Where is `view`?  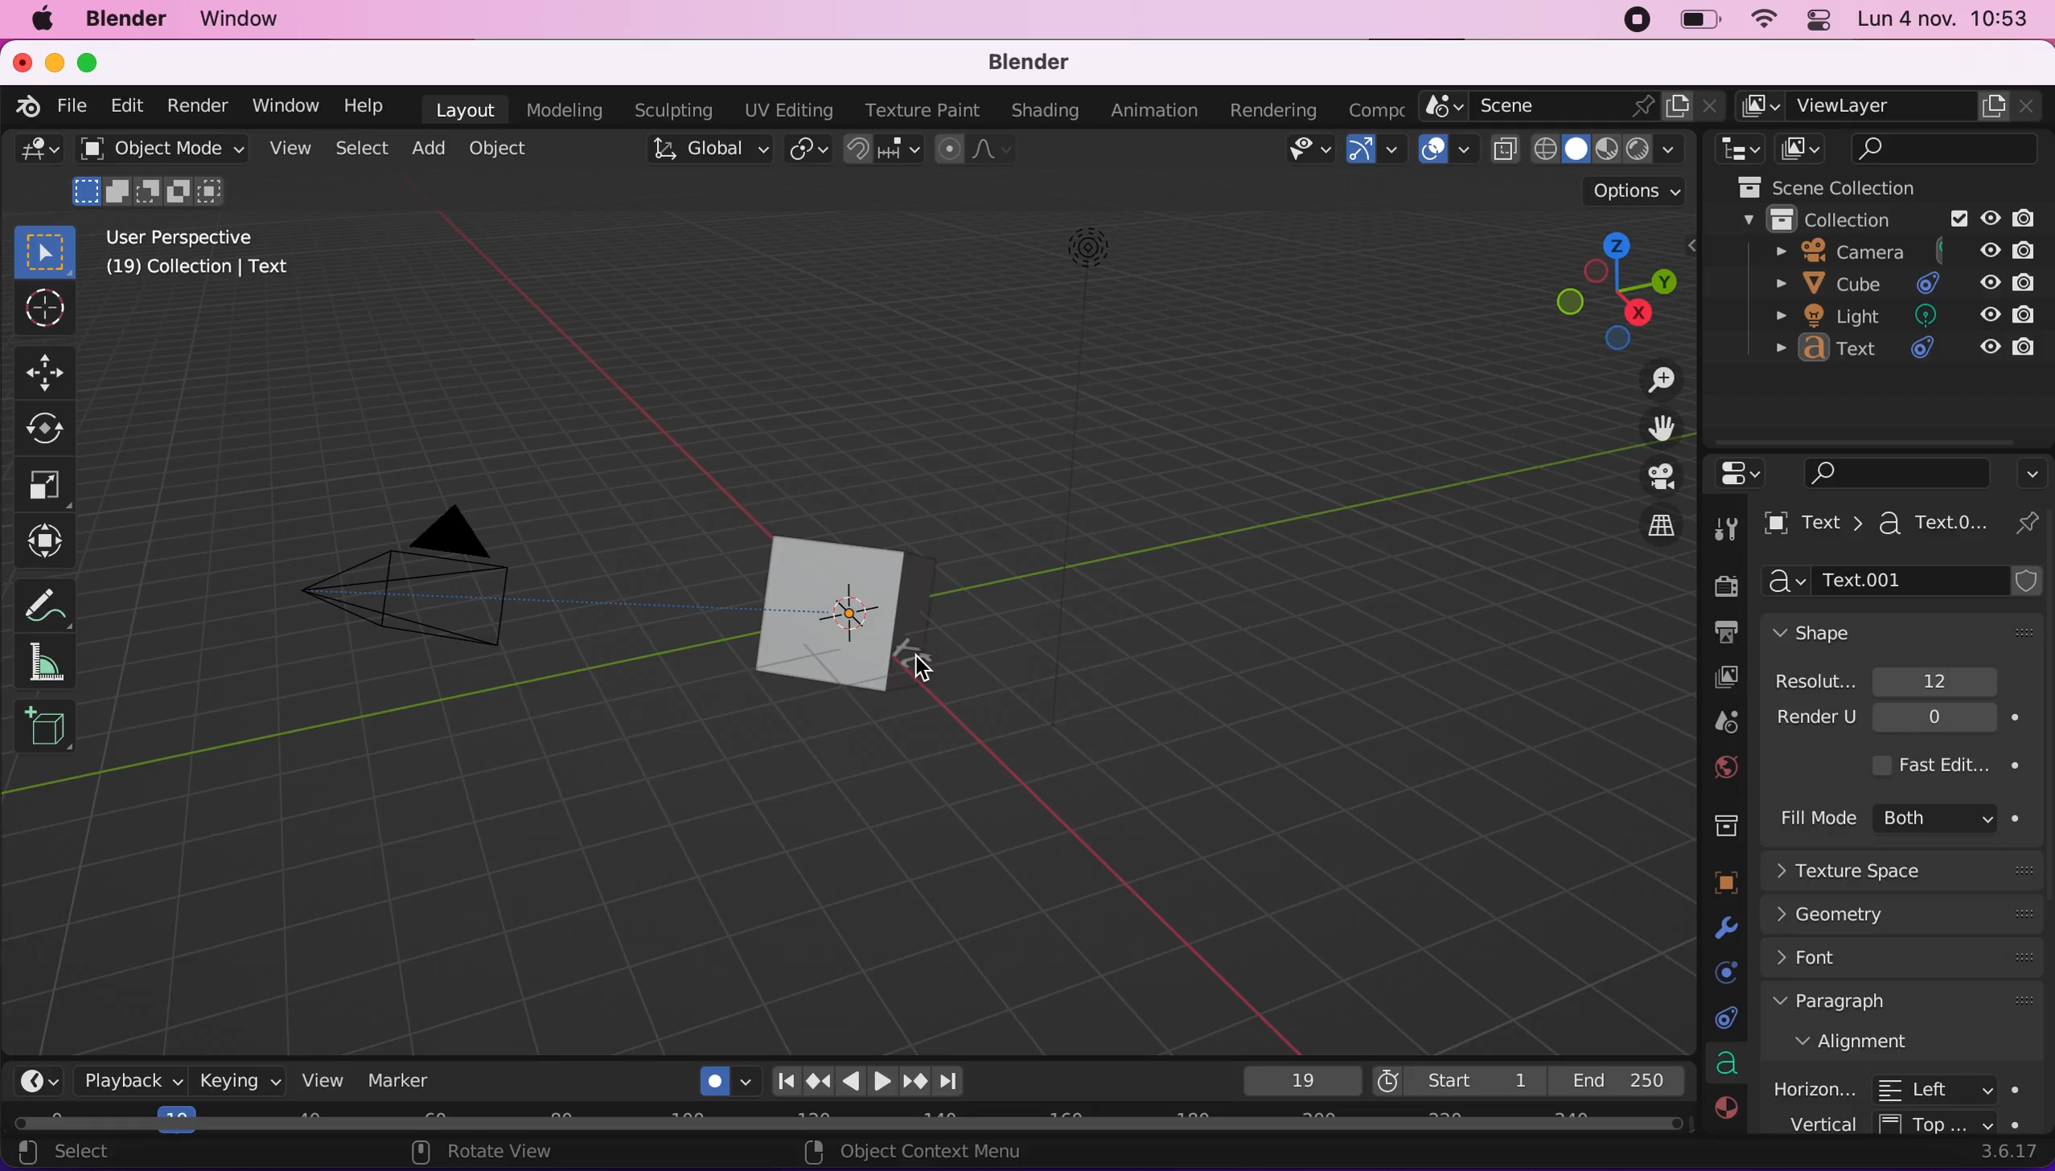
view is located at coordinates (320, 1079).